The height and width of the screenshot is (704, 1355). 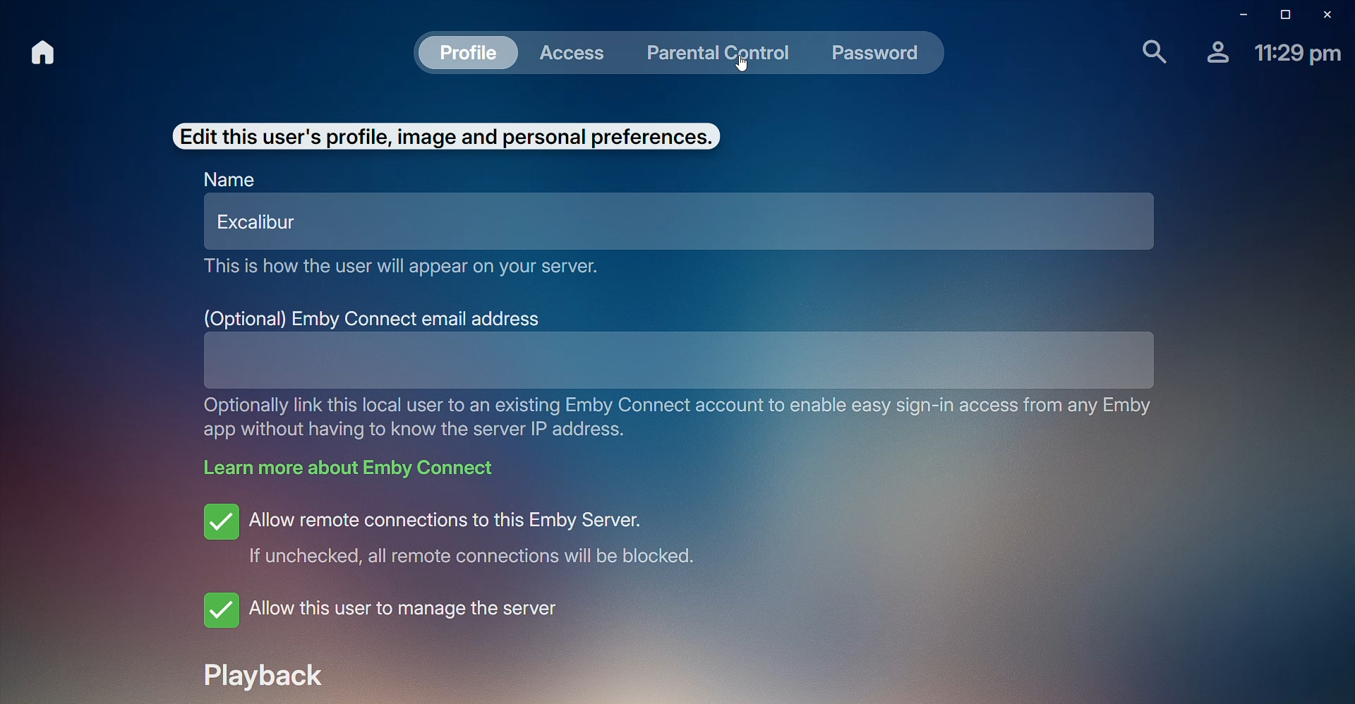 I want to click on Time, so click(x=1298, y=55).